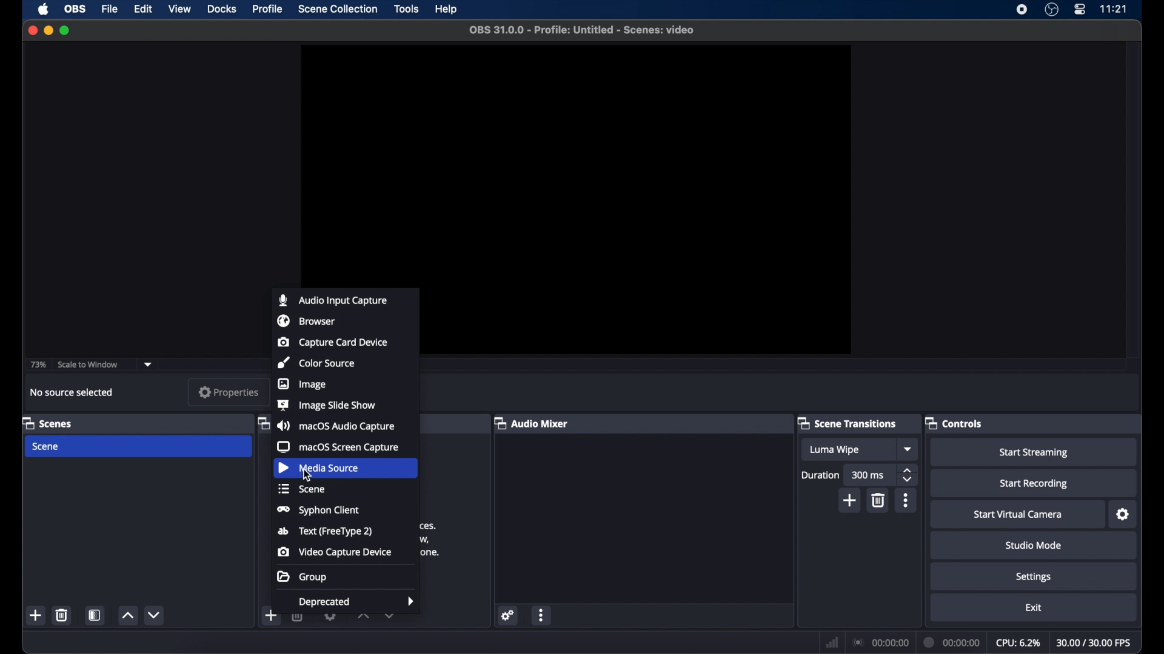 This screenshot has width=1164, height=654. Describe the element at coordinates (909, 449) in the screenshot. I see `dropdown` at that location.